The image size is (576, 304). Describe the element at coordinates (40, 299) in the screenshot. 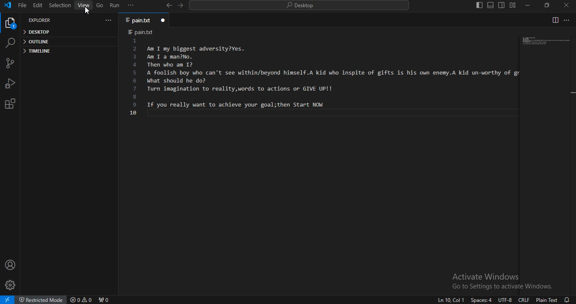

I see `restricted mode` at that location.